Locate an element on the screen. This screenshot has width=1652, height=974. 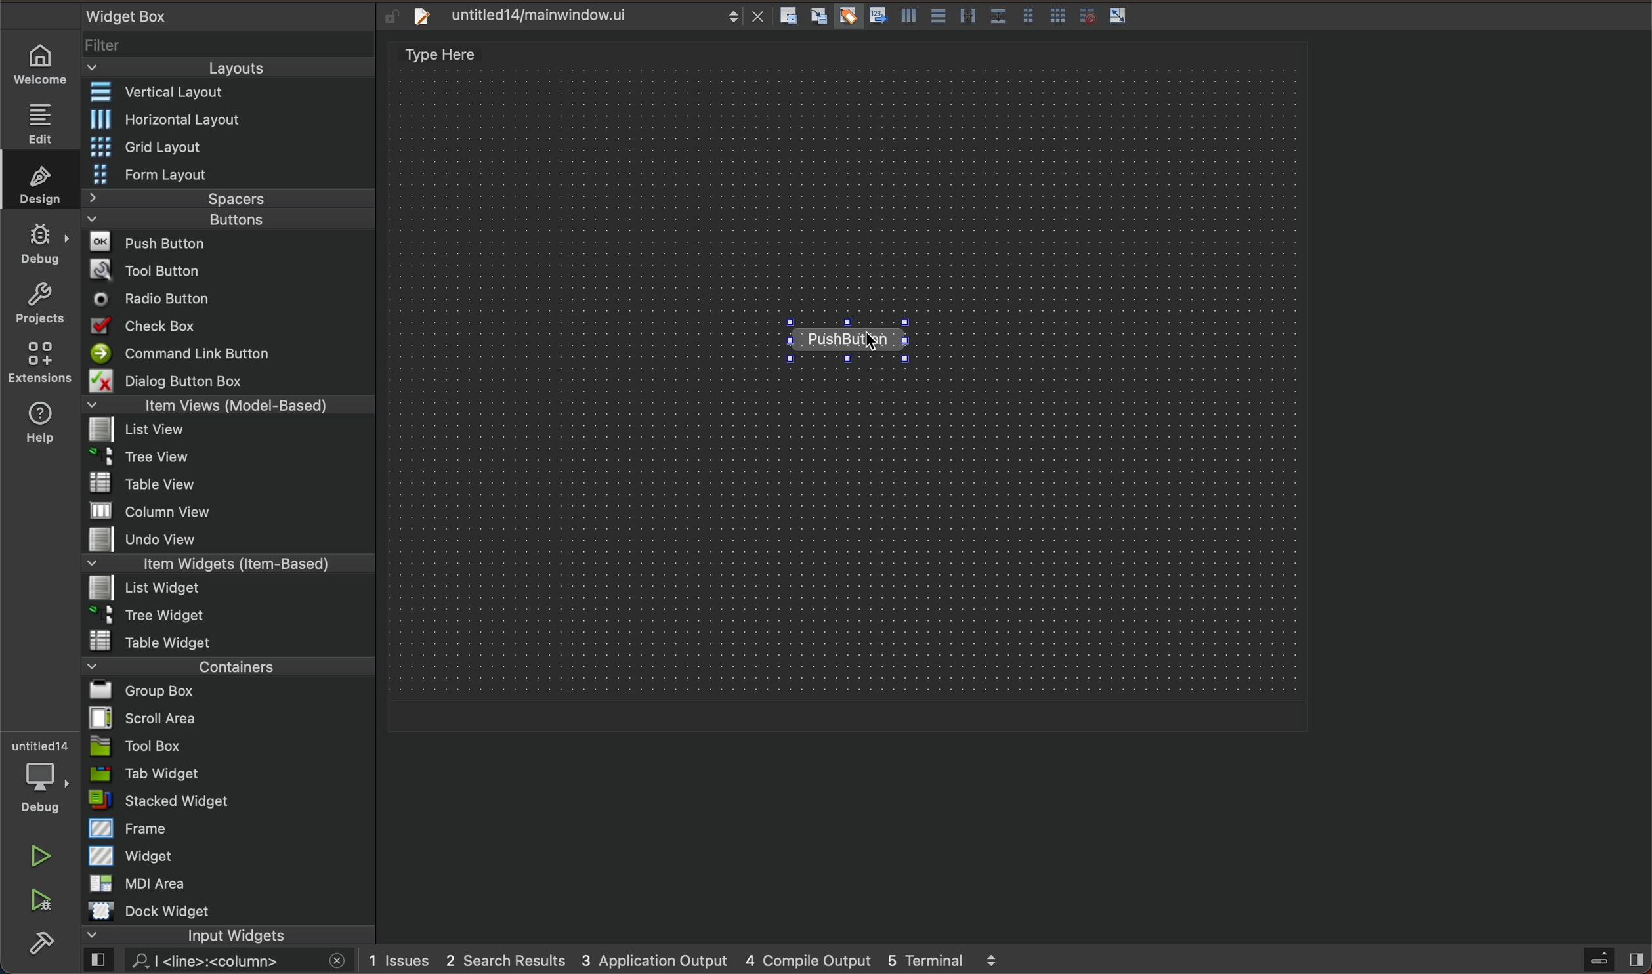
push button is located at coordinates (228, 244).